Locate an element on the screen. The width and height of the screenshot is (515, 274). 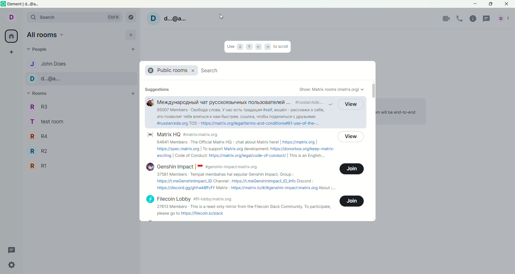
https://t. meGenshinimpact_ID_Info is located at coordinates (264, 181).